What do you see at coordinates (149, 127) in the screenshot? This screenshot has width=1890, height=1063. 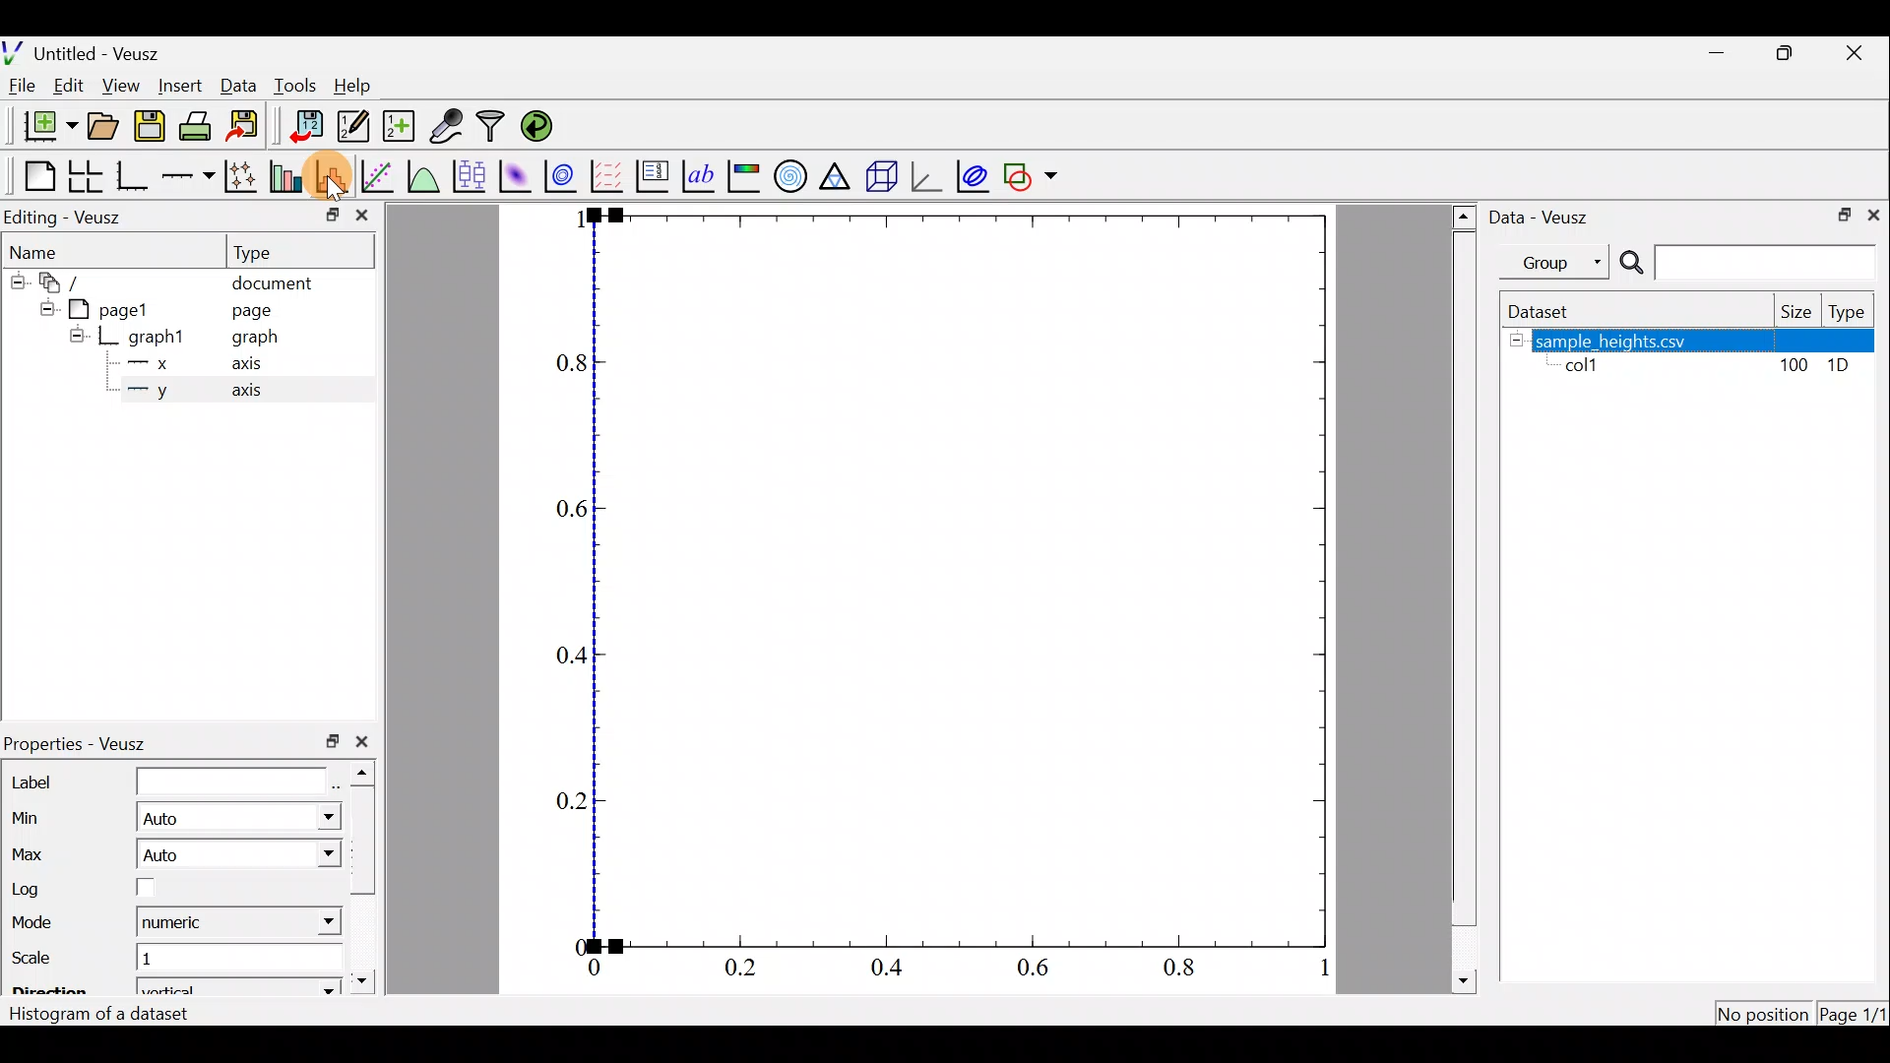 I see `save the document` at bounding box center [149, 127].